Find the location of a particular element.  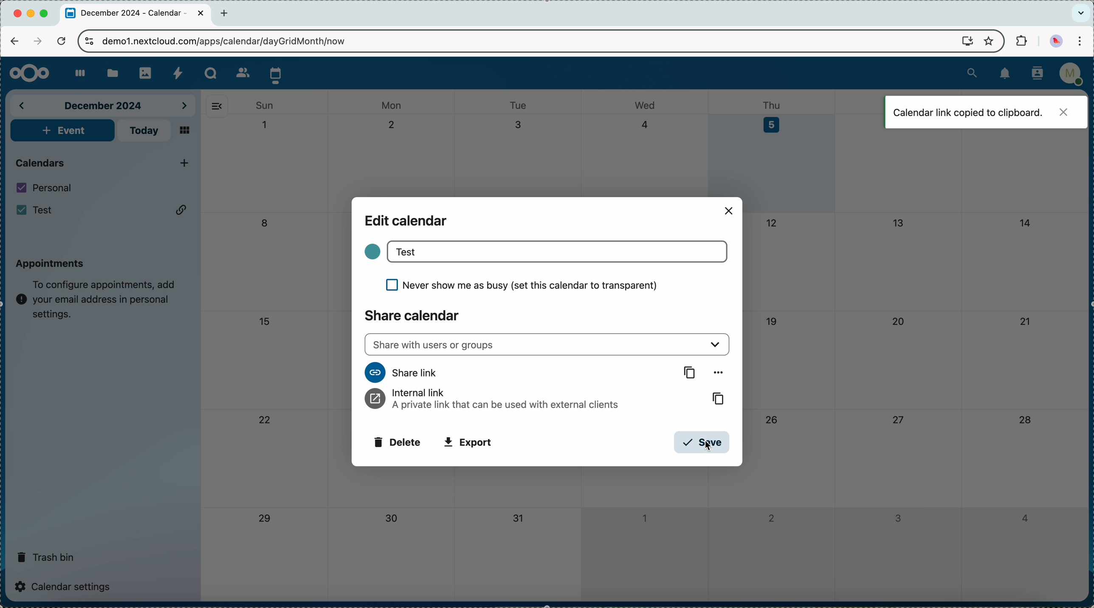

december 2024 is located at coordinates (104, 105).